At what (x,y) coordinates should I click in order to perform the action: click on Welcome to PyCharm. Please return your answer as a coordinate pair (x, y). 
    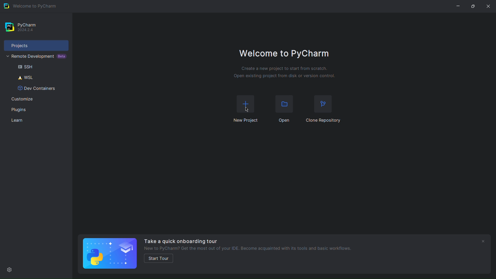
    Looking at the image, I should click on (282, 52).